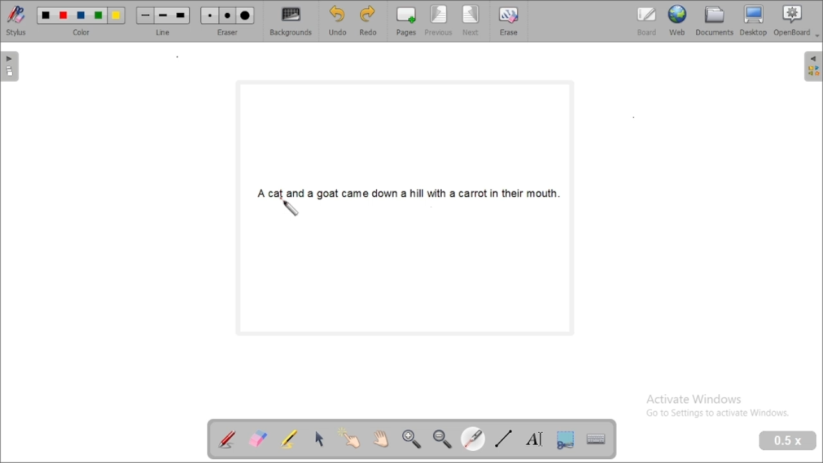 The width and height of the screenshot is (823, 463). I want to click on zoom out, so click(442, 440).